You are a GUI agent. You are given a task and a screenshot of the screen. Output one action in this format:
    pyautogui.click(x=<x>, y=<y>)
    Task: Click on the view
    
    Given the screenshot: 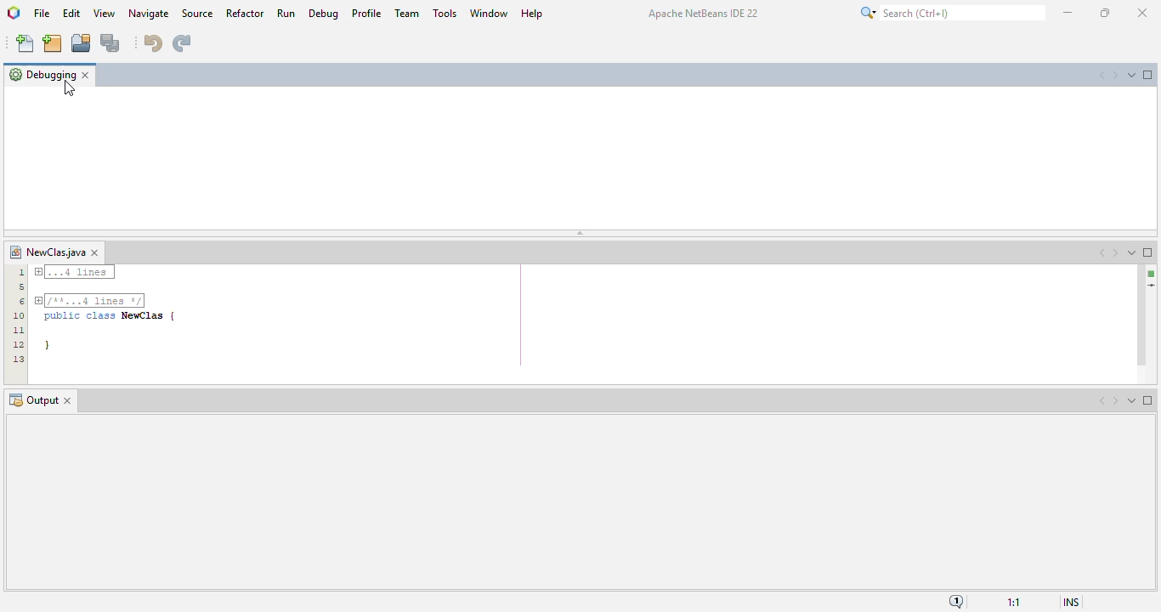 What is the action you would take?
    pyautogui.click(x=105, y=13)
    